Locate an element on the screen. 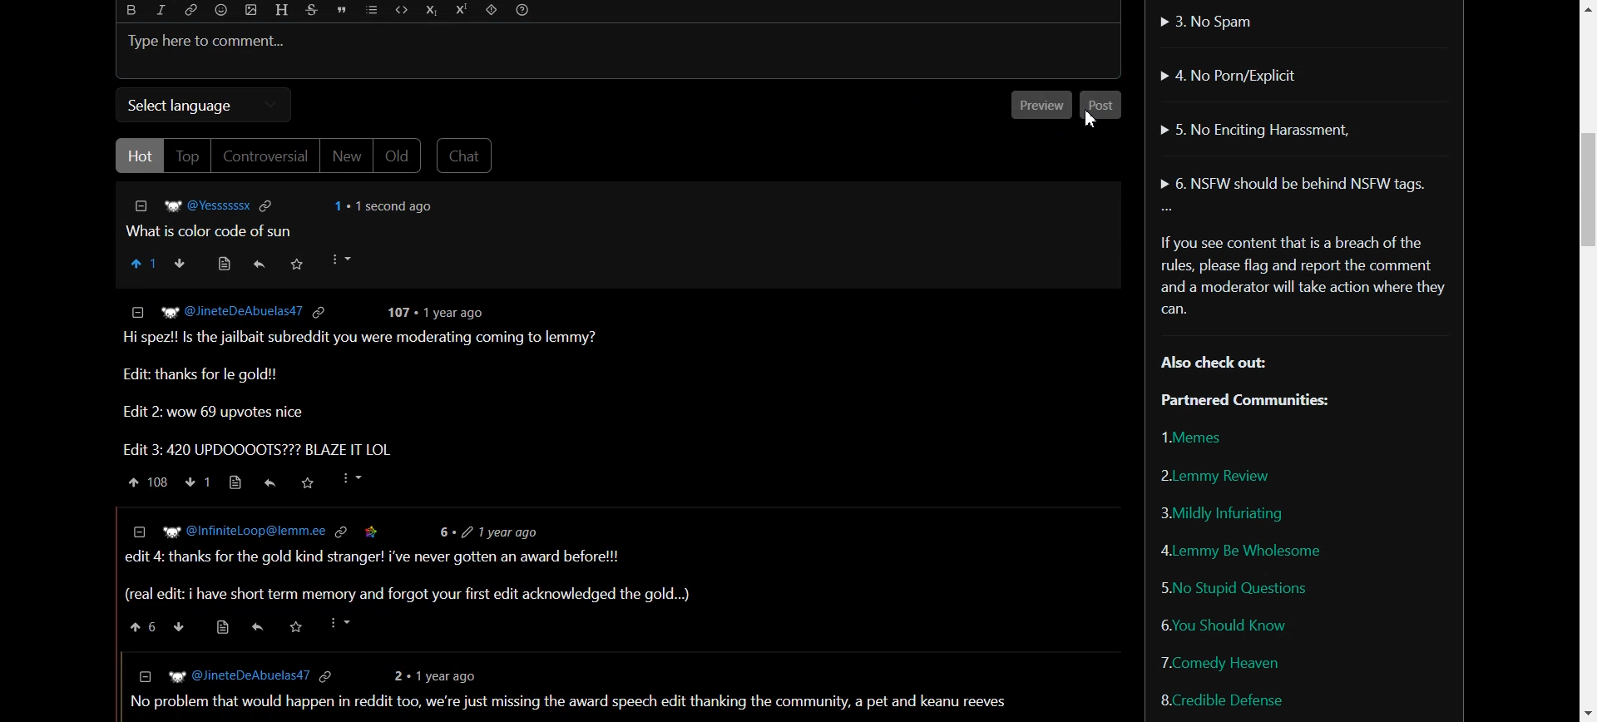  Lemmy Review is located at coordinates (1224, 476).